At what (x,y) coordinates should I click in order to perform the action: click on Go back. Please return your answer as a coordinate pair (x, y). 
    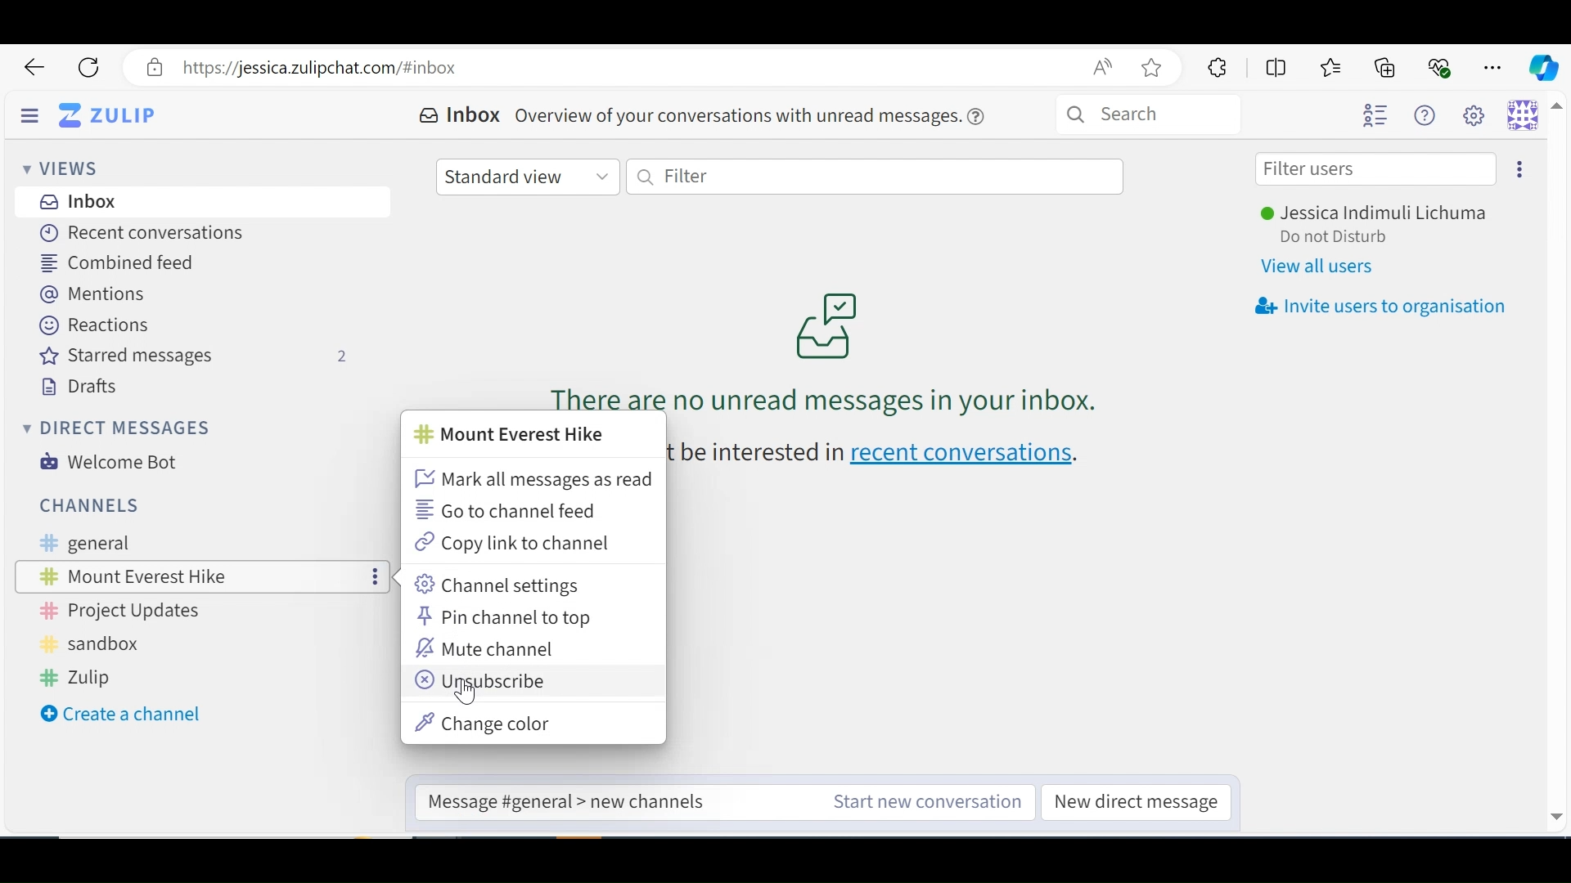
    Looking at the image, I should click on (35, 68).